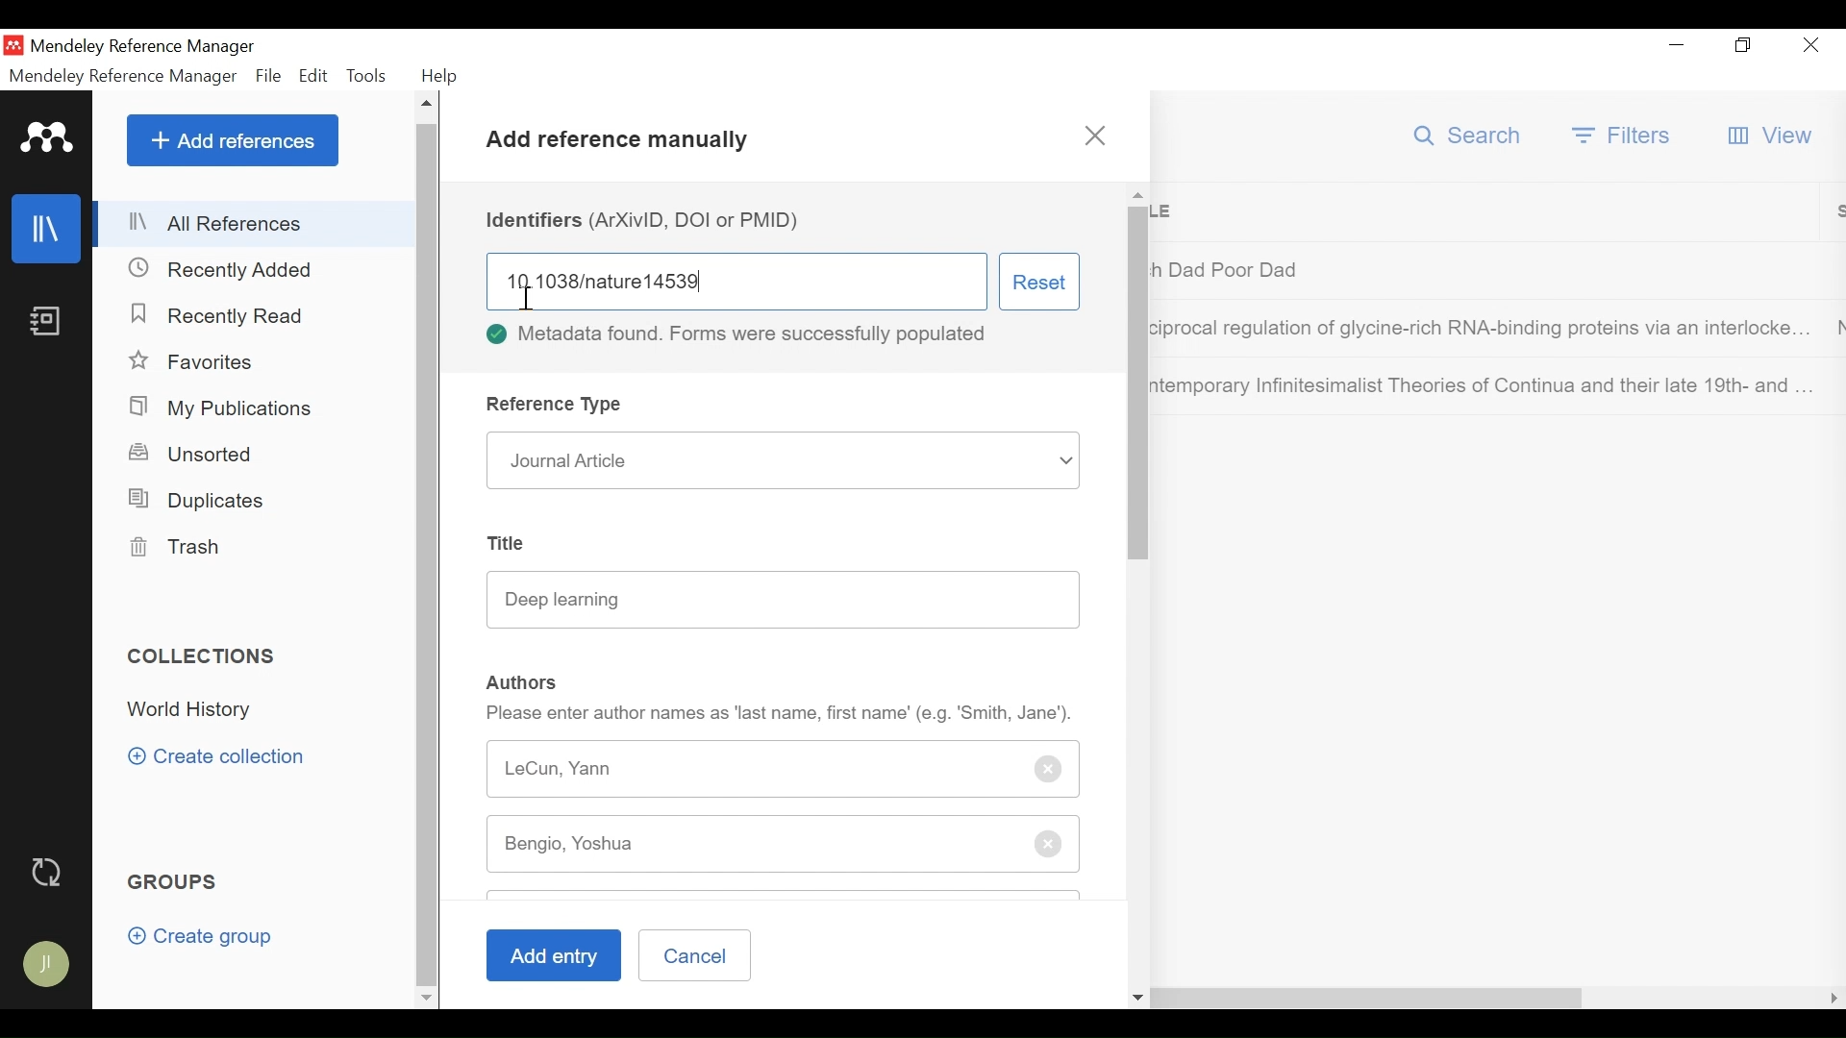 Image resolution: width=1846 pixels, height=1038 pixels. I want to click on Cancel, so click(694, 953).